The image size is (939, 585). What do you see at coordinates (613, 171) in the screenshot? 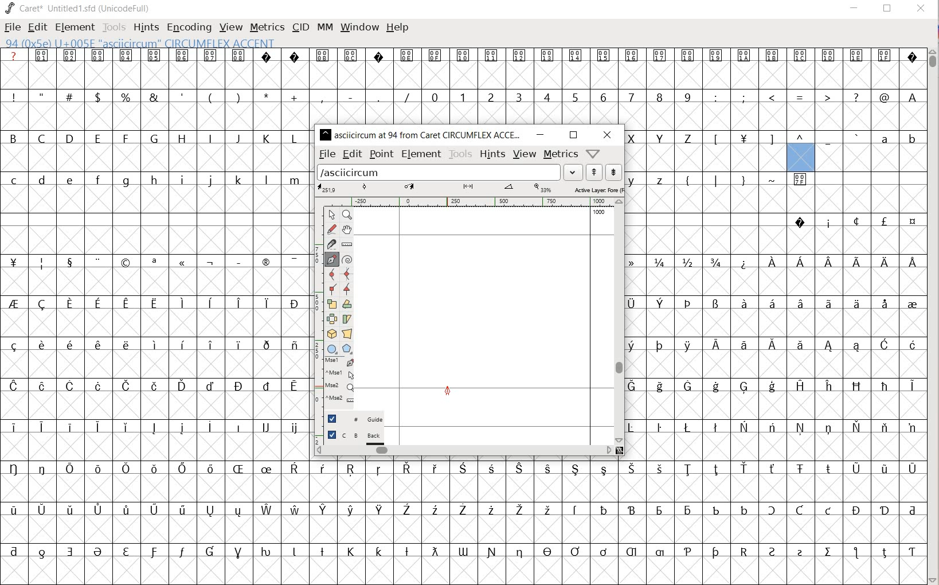
I see `show the previous word on the list` at bounding box center [613, 171].